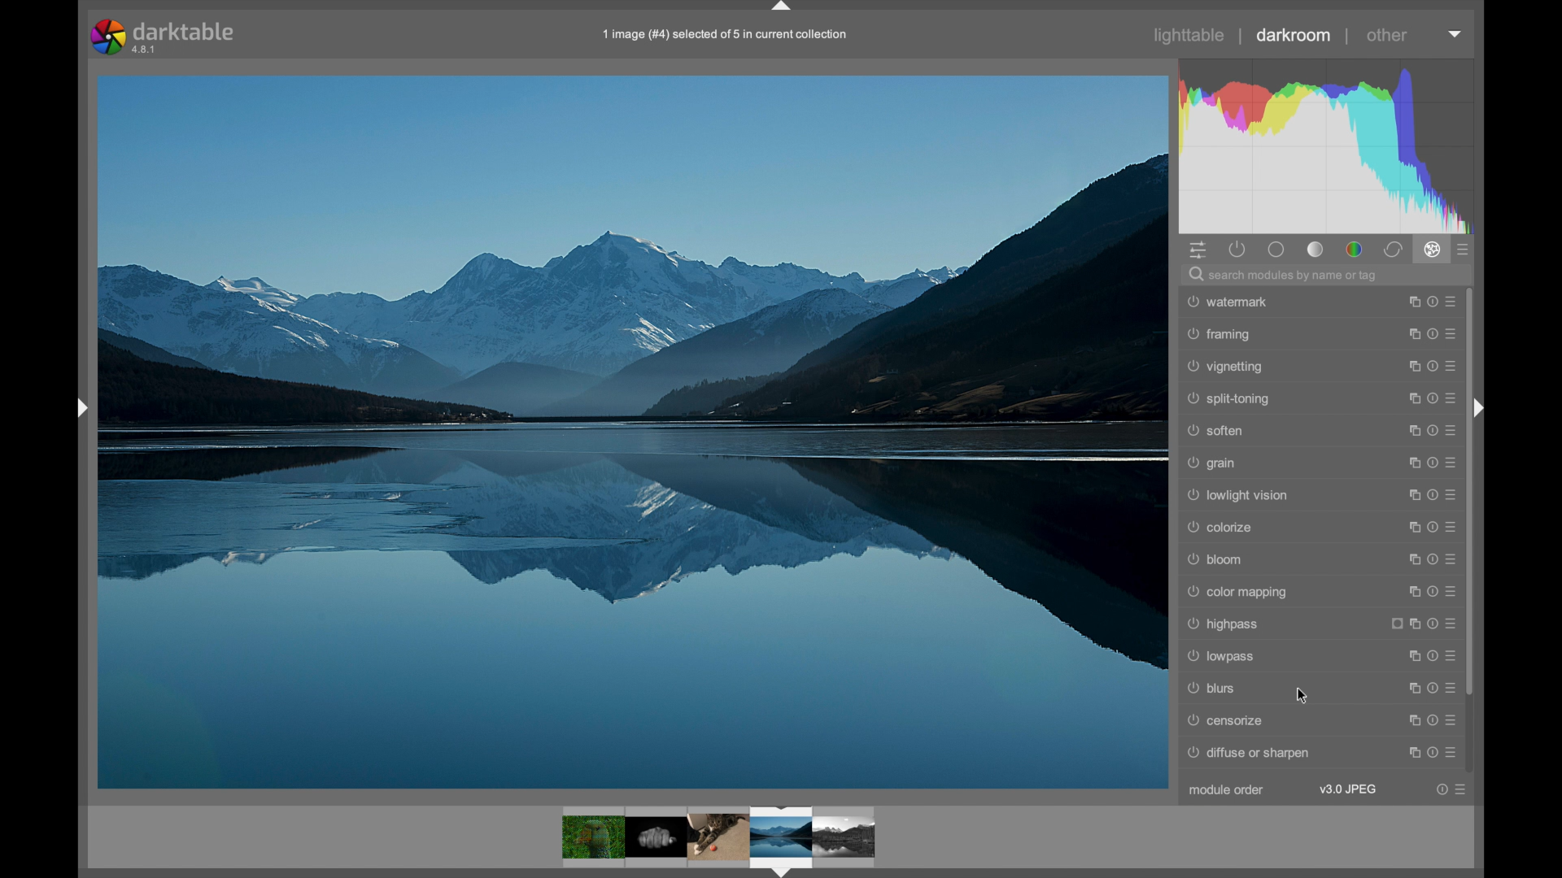 Image resolution: width=1562 pixels, height=878 pixels. What do you see at coordinates (1411, 495) in the screenshot?
I see `maximize` at bounding box center [1411, 495].